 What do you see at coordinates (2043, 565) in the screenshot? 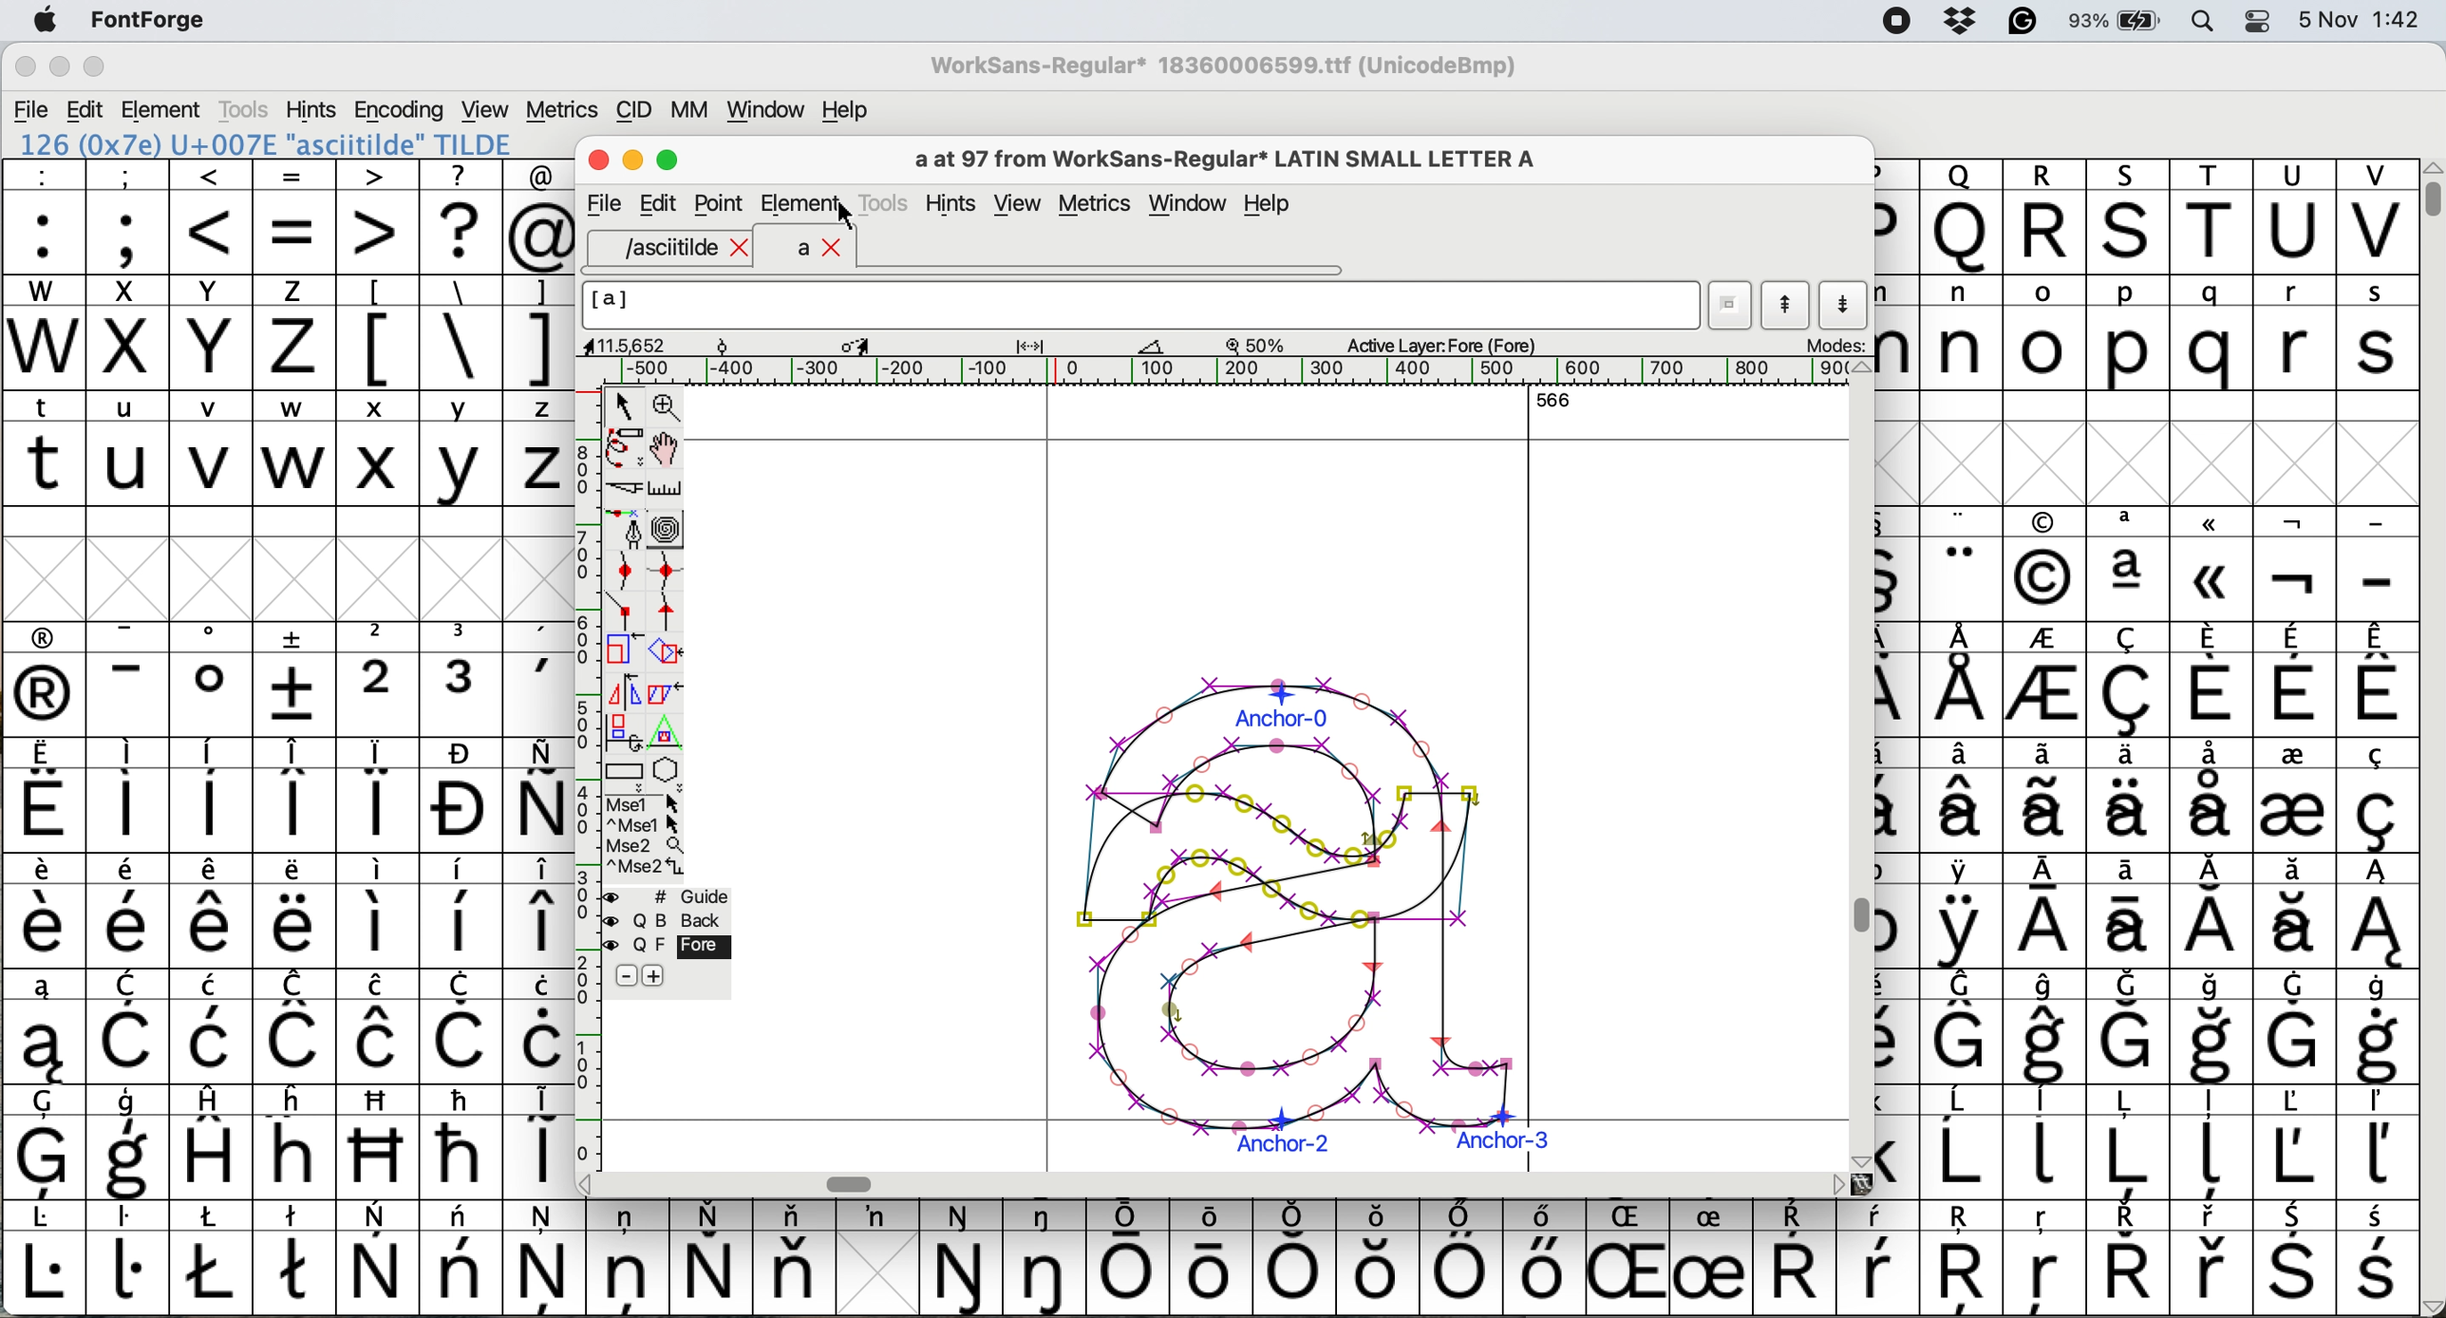
I see `` at bounding box center [2043, 565].